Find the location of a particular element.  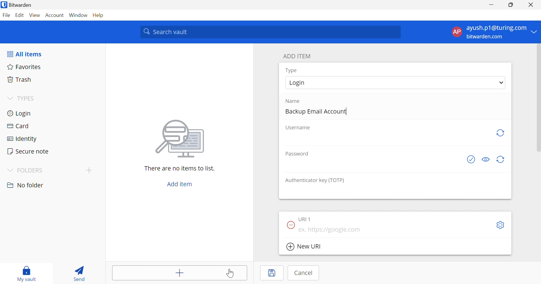

Drop Down is located at coordinates (536, 32).